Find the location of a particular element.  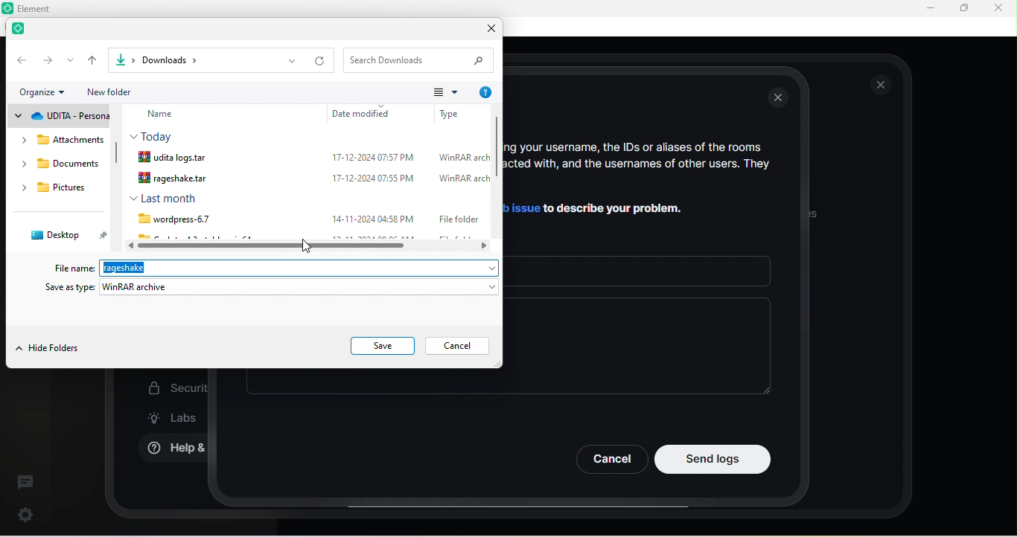

search is located at coordinates (421, 60).